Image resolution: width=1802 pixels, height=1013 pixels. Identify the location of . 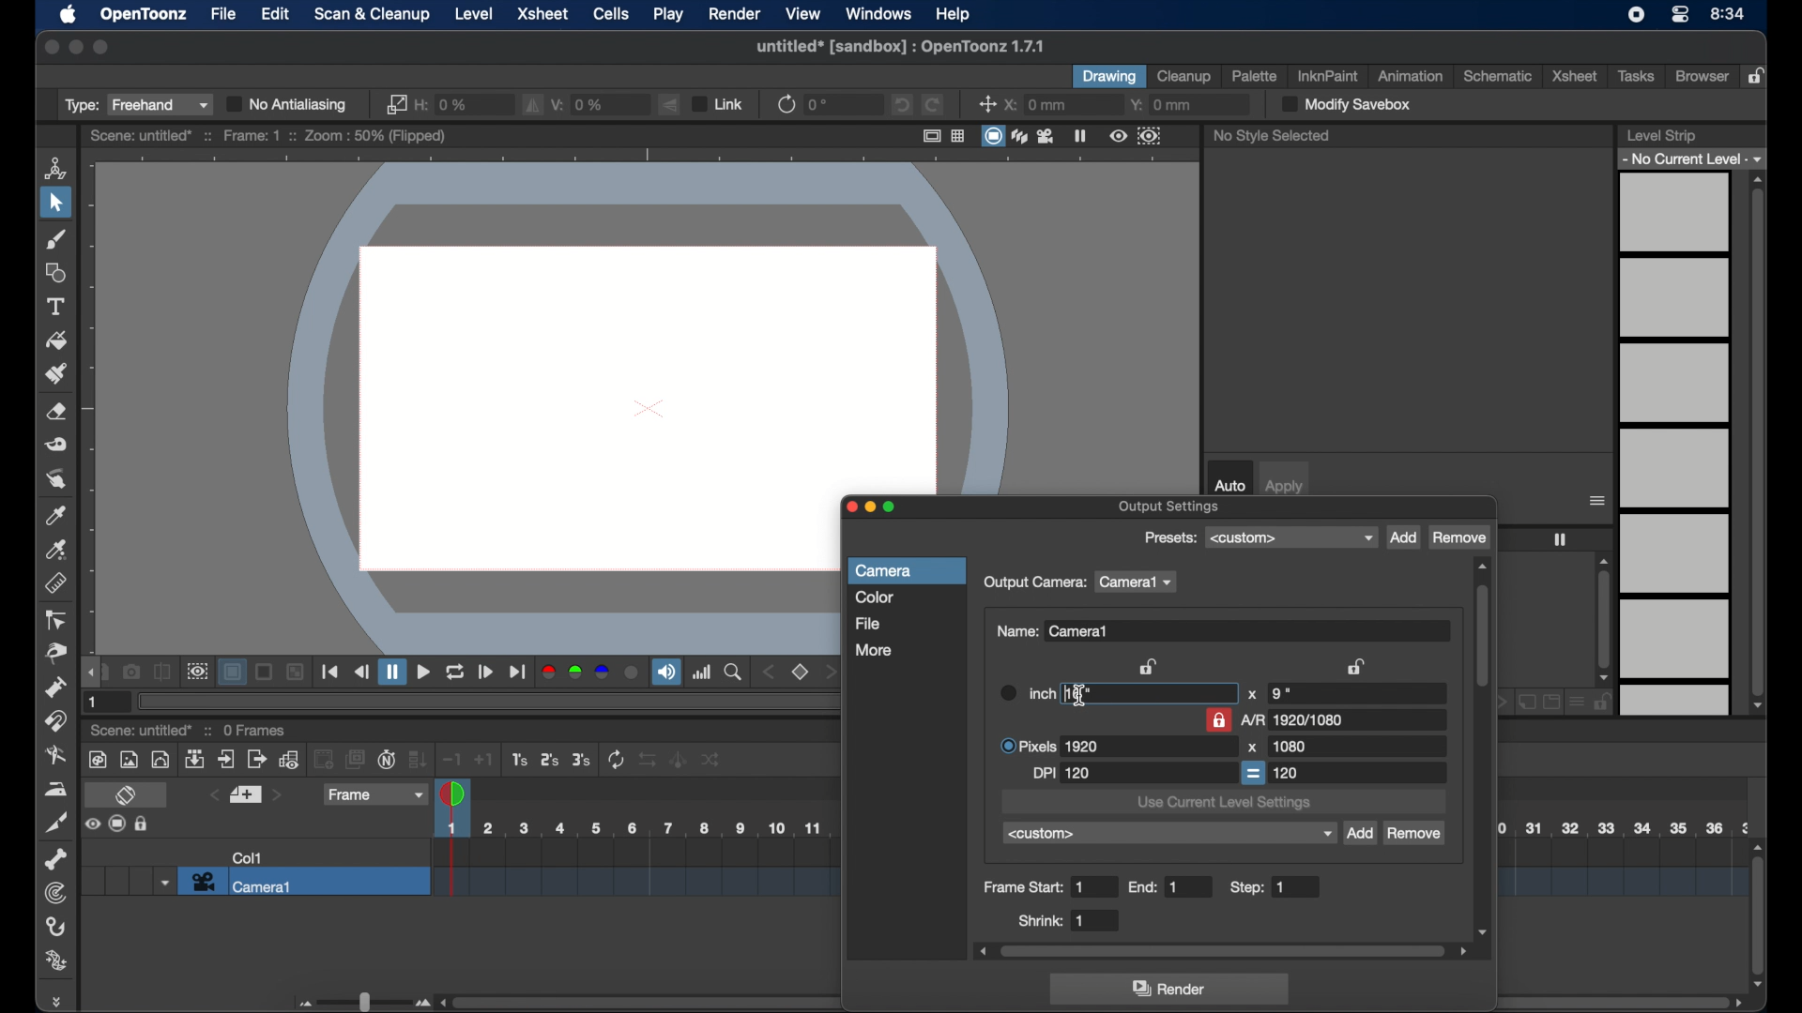
(711, 759).